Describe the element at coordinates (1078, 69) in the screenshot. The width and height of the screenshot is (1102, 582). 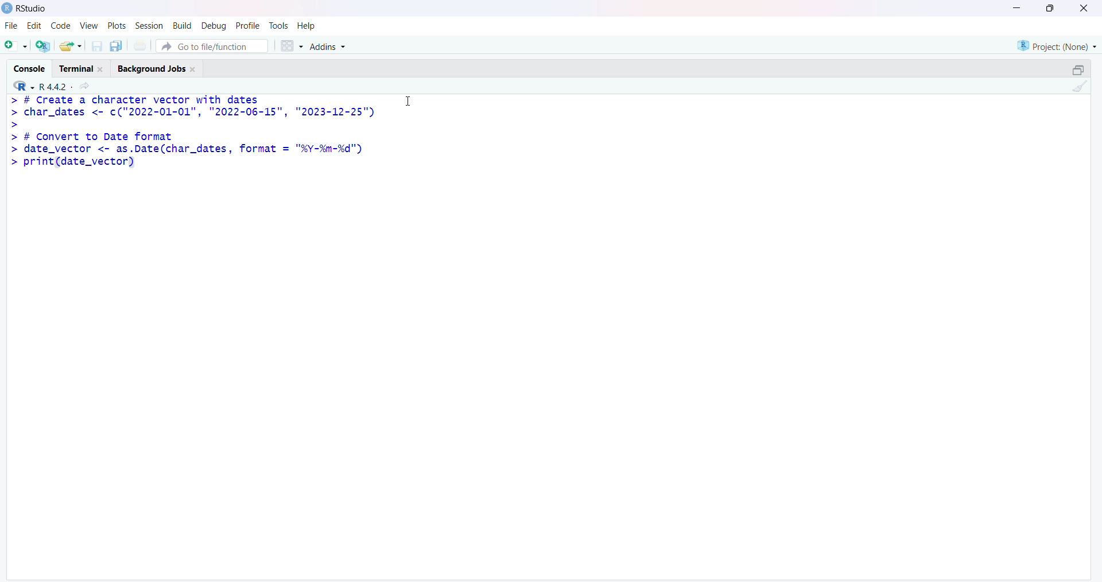
I see `Maximize/Restore` at that location.